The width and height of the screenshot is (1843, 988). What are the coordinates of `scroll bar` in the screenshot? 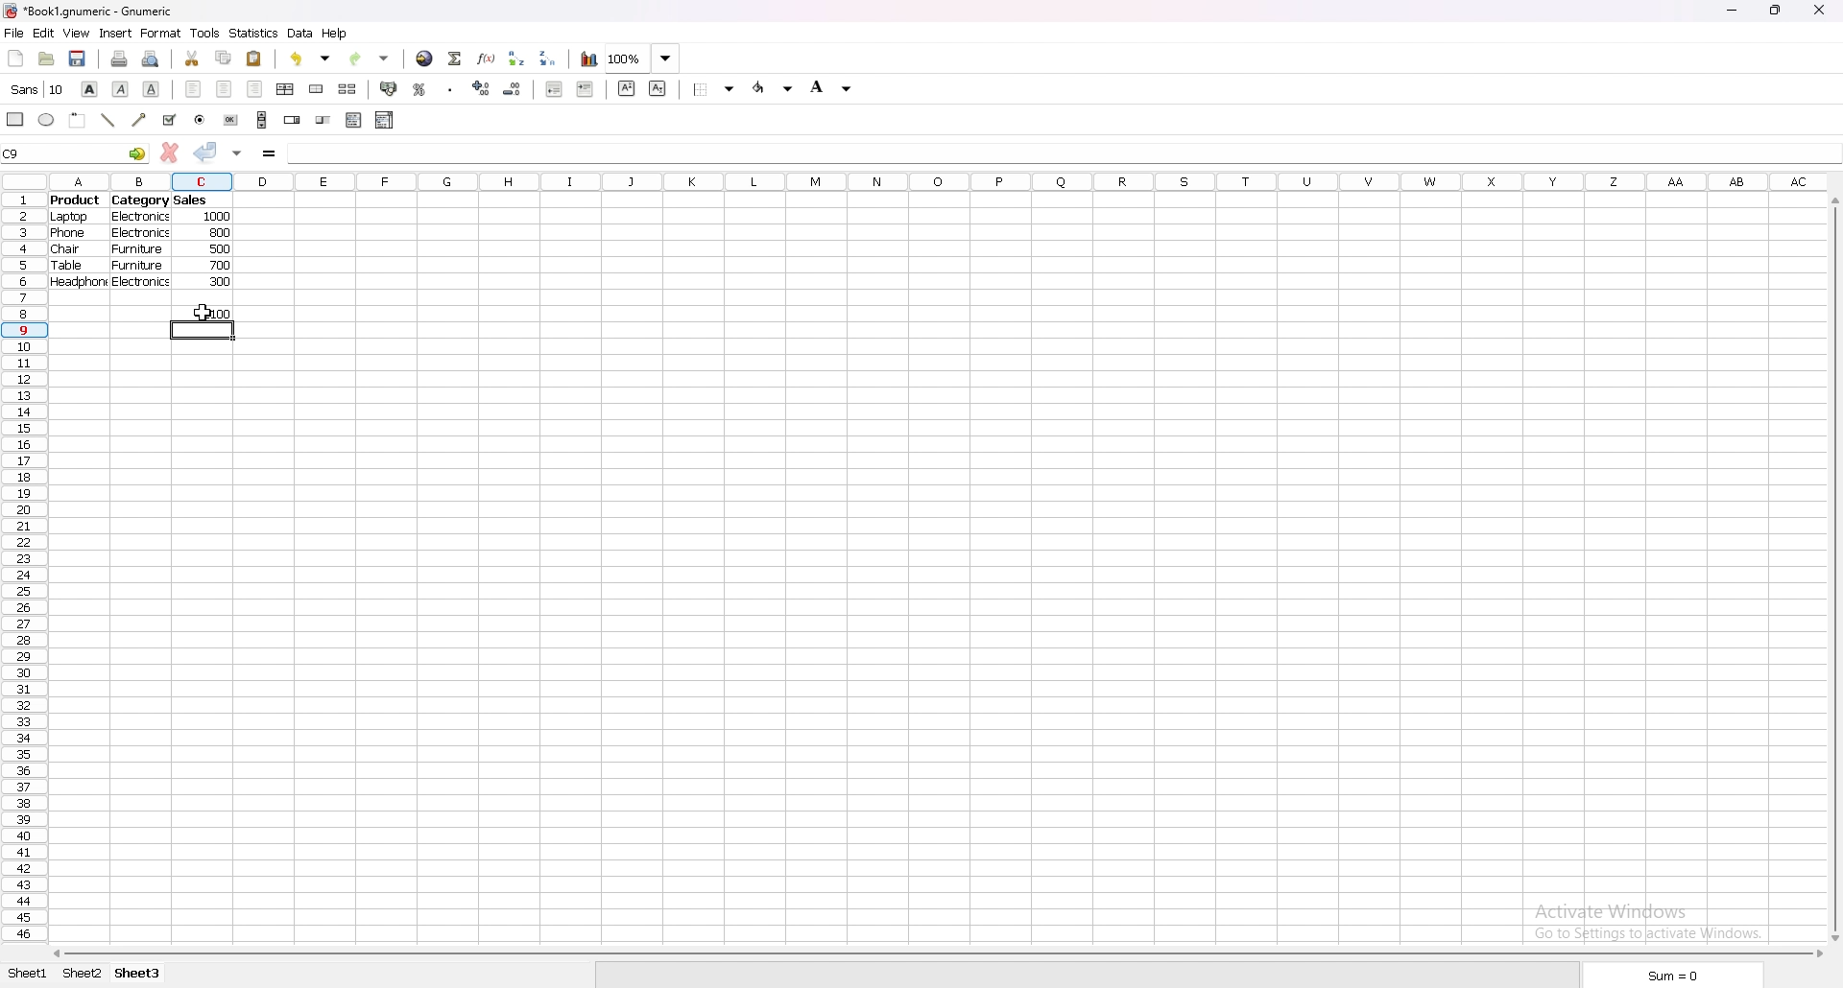 It's located at (261, 119).